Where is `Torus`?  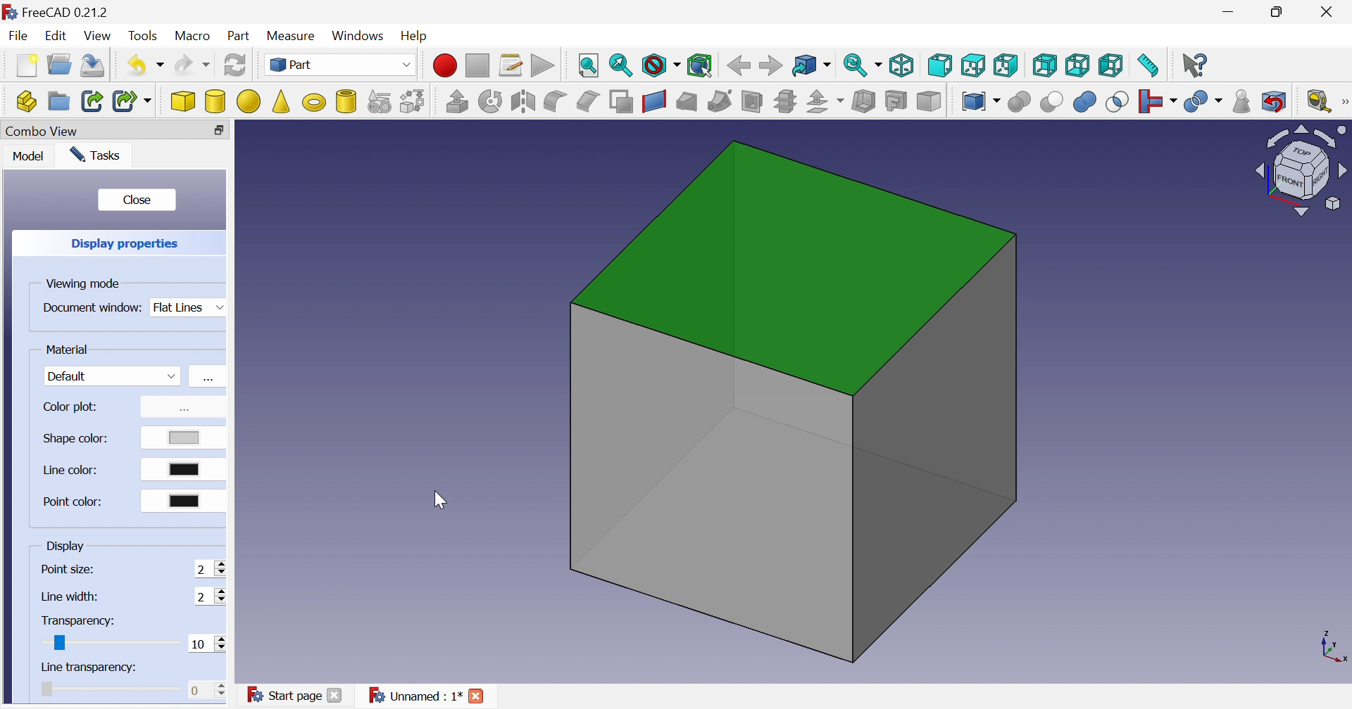
Torus is located at coordinates (316, 104).